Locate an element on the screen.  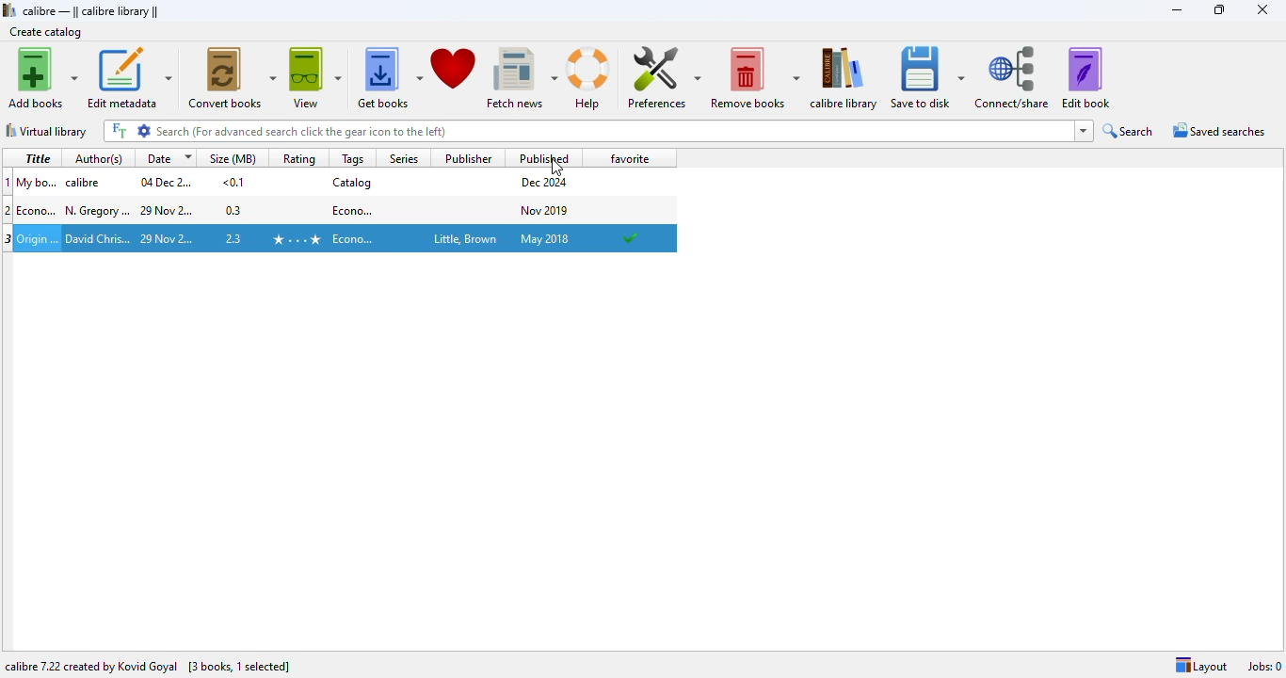
settings is located at coordinates (145, 130).